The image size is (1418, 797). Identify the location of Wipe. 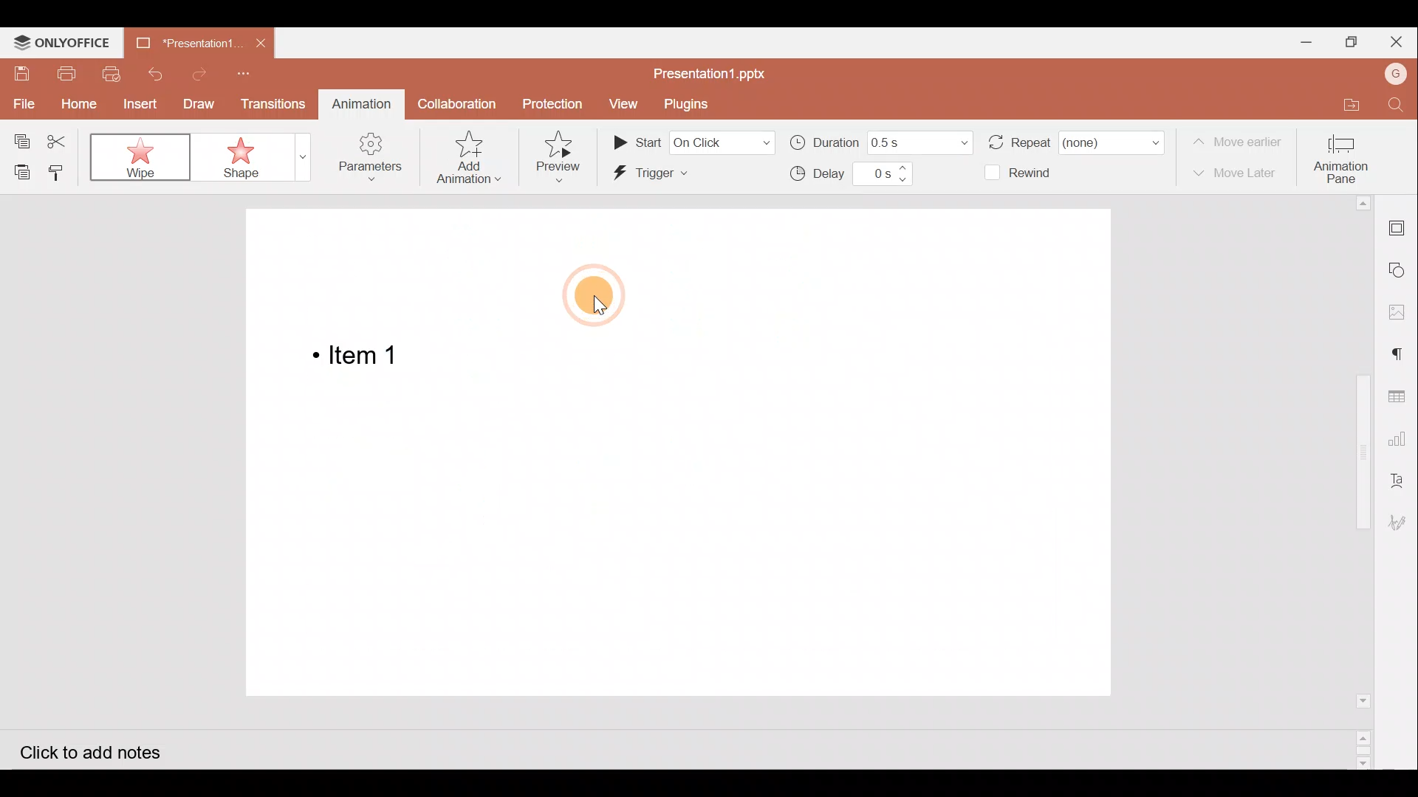
(145, 156).